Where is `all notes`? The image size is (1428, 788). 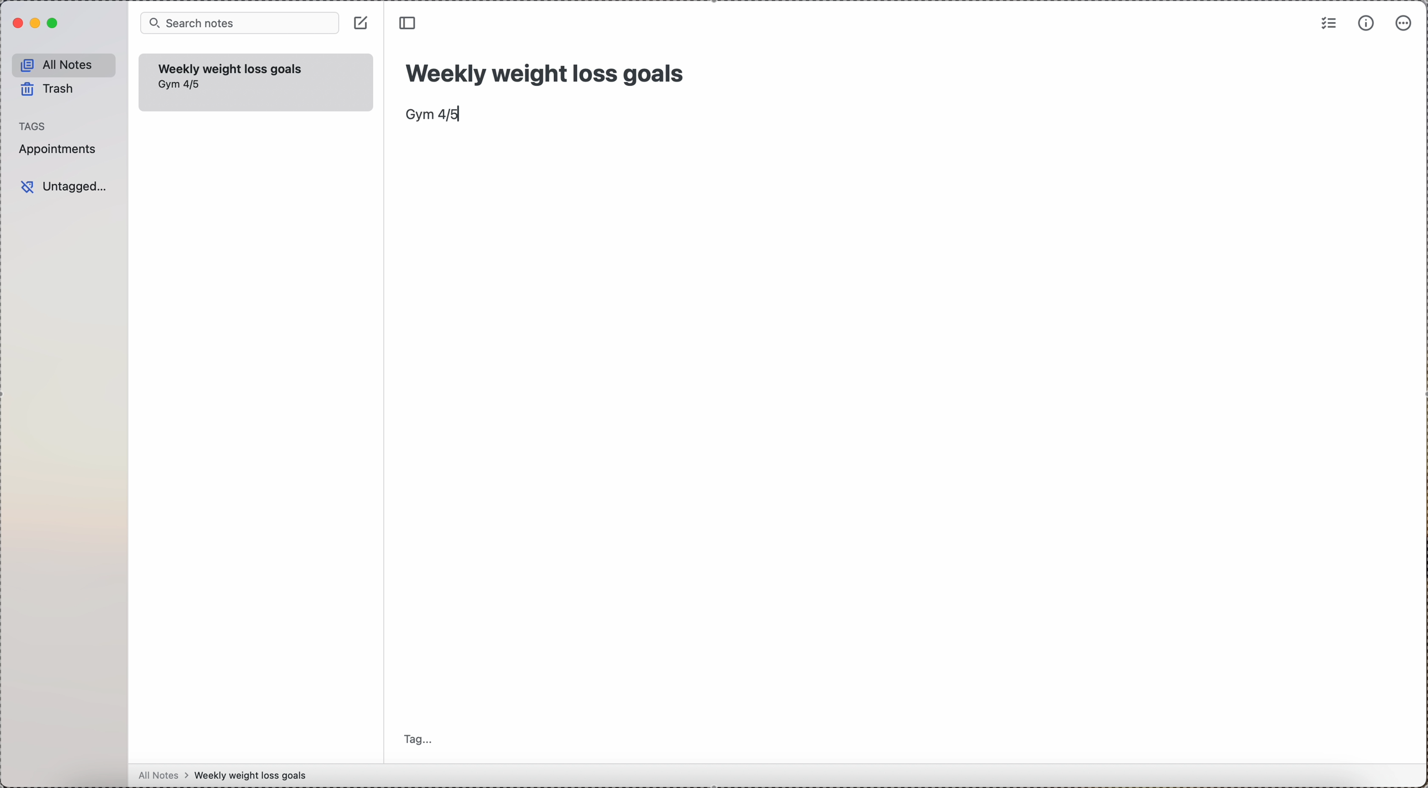
all notes is located at coordinates (64, 64).